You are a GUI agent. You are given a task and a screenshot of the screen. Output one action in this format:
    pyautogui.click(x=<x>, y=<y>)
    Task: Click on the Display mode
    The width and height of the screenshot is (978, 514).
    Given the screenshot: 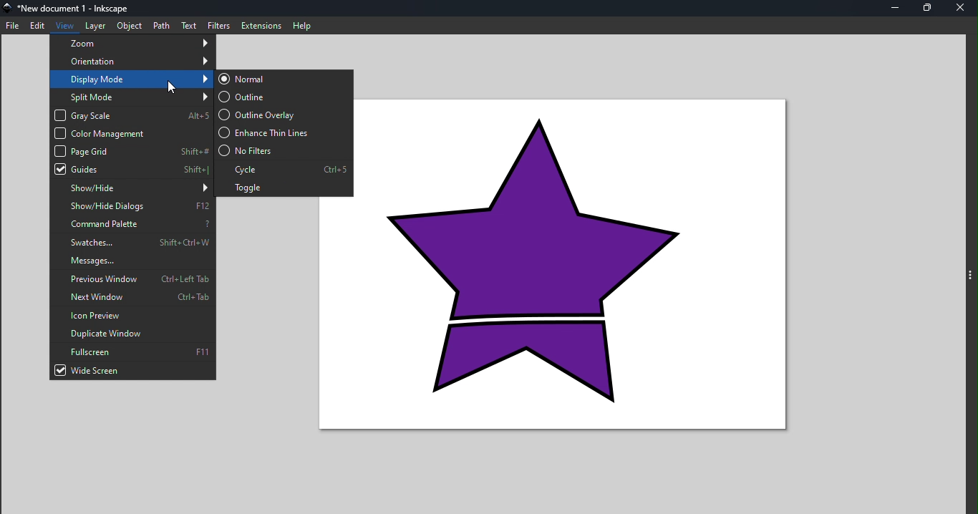 What is the action you would take?
    pyautogui.click(x=134, y=79)
    